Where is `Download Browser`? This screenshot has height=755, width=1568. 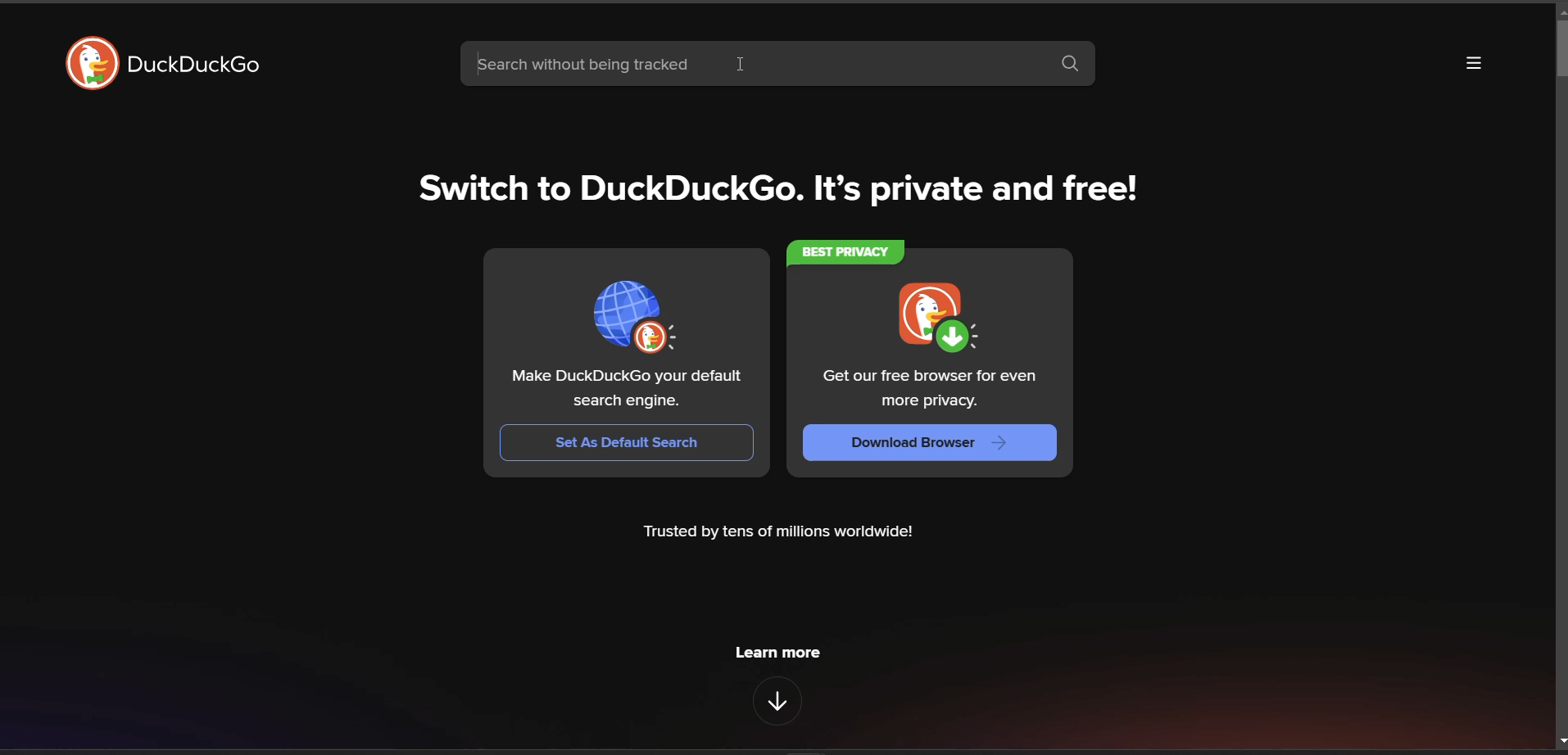 Download Browser is located at coordinates (930, 441).